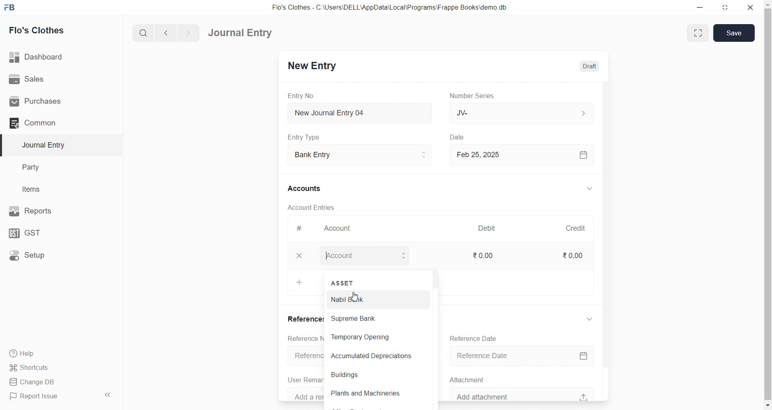  Describe the element at coordinates (304, 394) in the screenshot. I see `Add a remark` at that location.